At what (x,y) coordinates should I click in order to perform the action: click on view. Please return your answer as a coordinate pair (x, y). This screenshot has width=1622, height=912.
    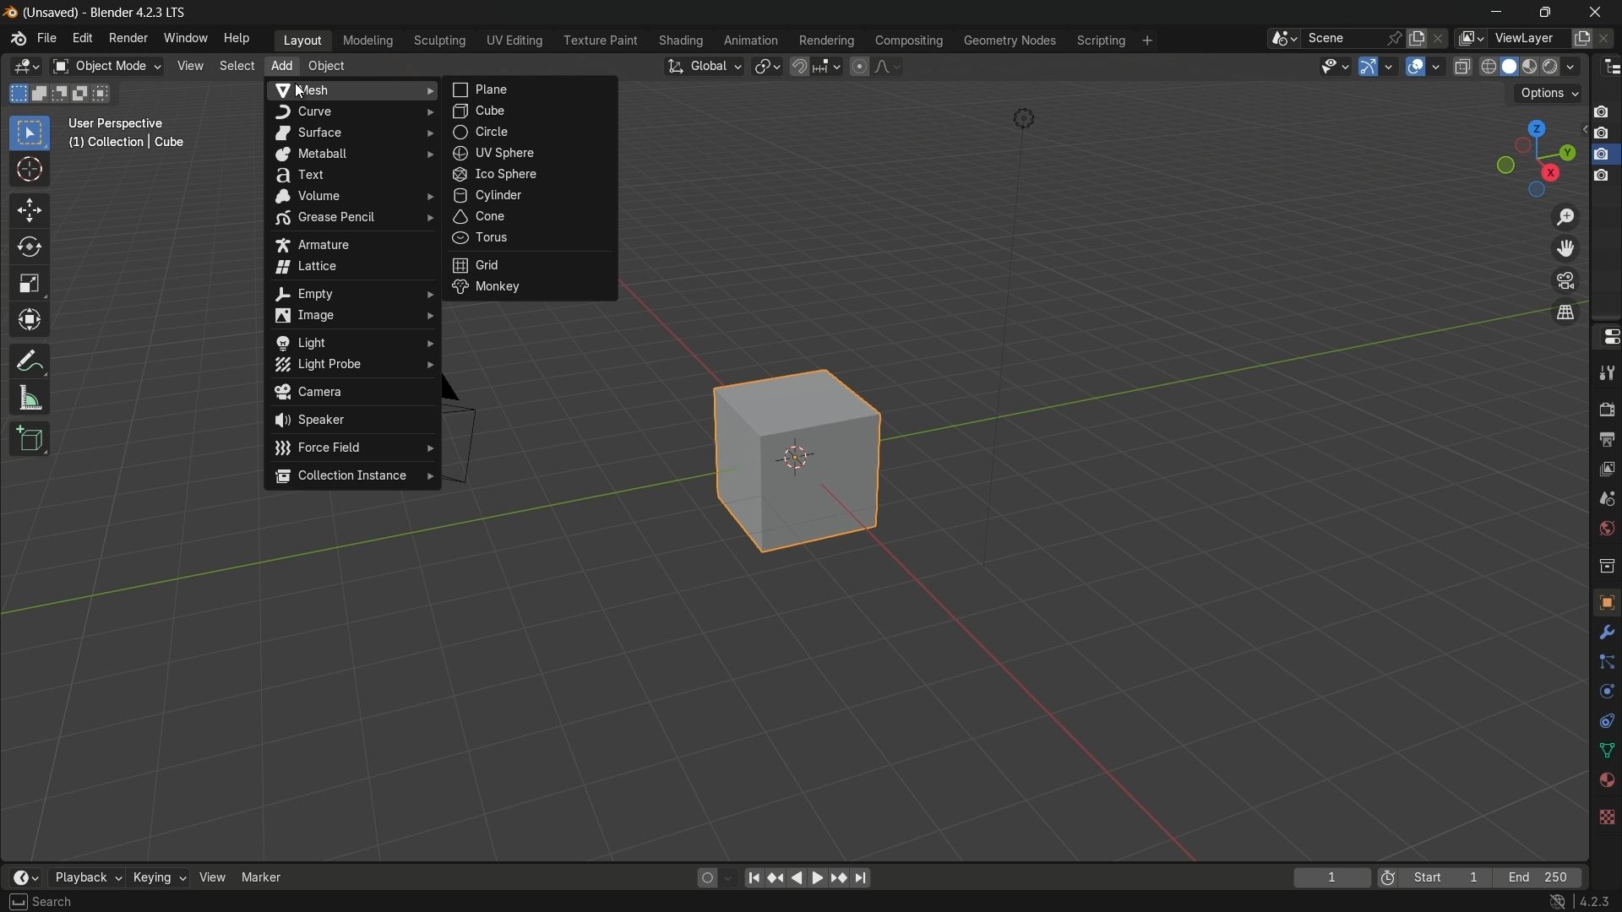
    Looking at the image, I should click on (211, 877).